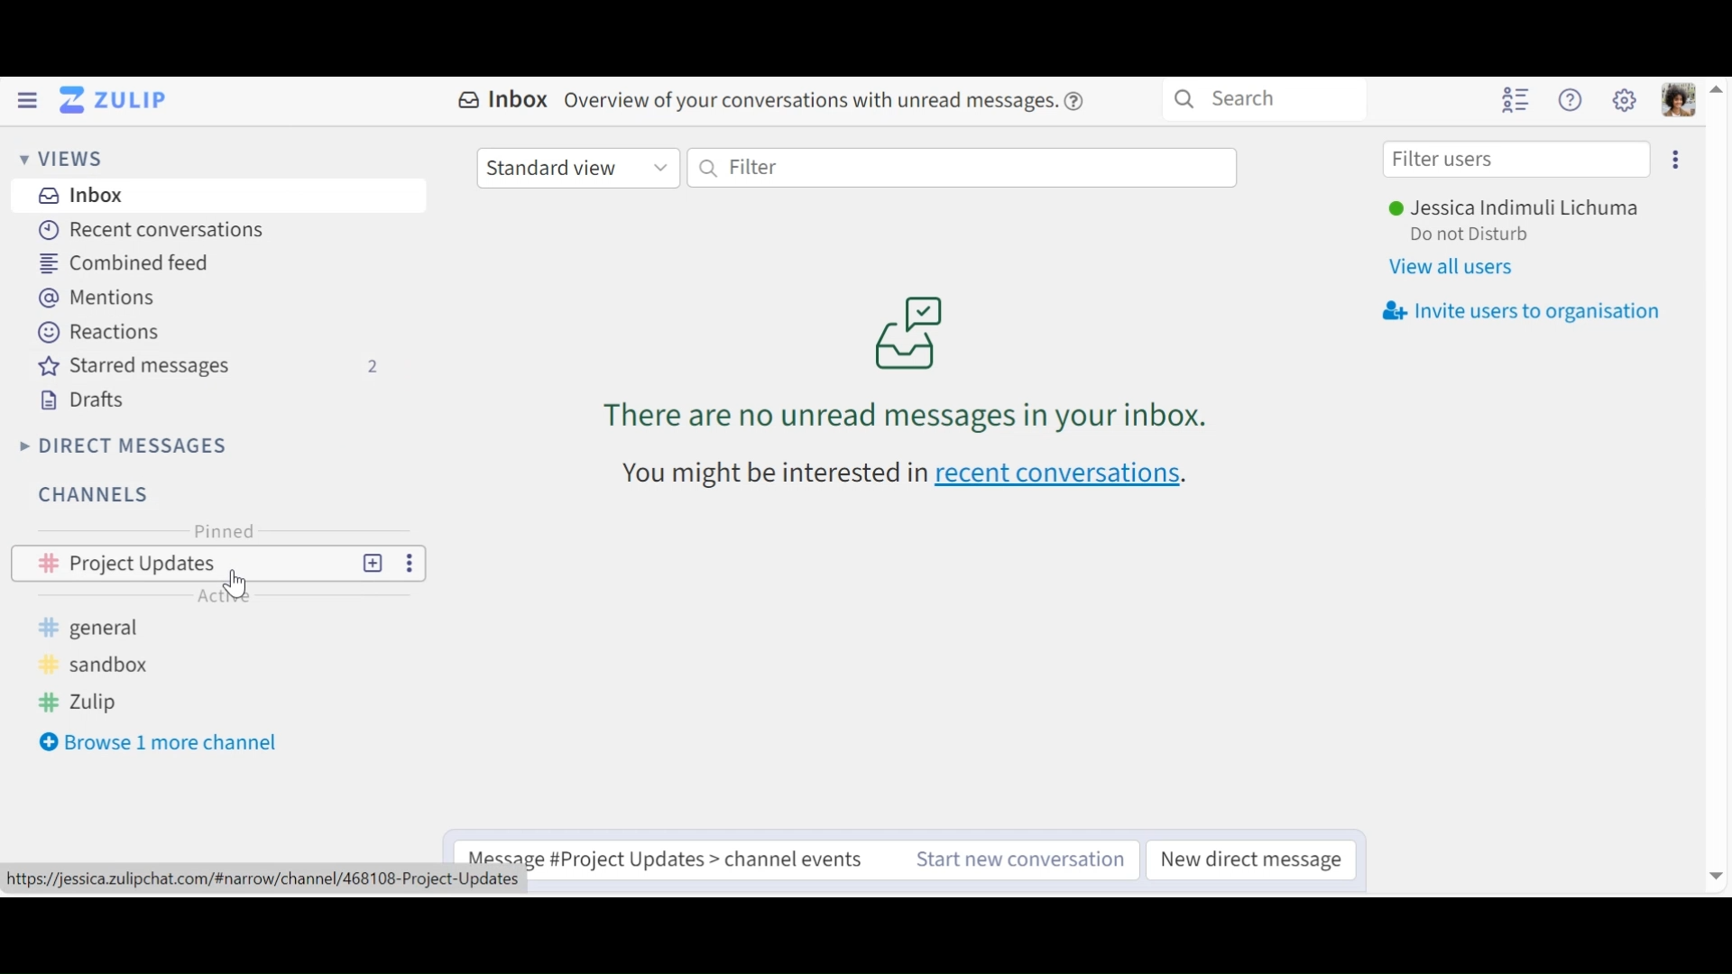  I want to click on User, so click(1517, 207).